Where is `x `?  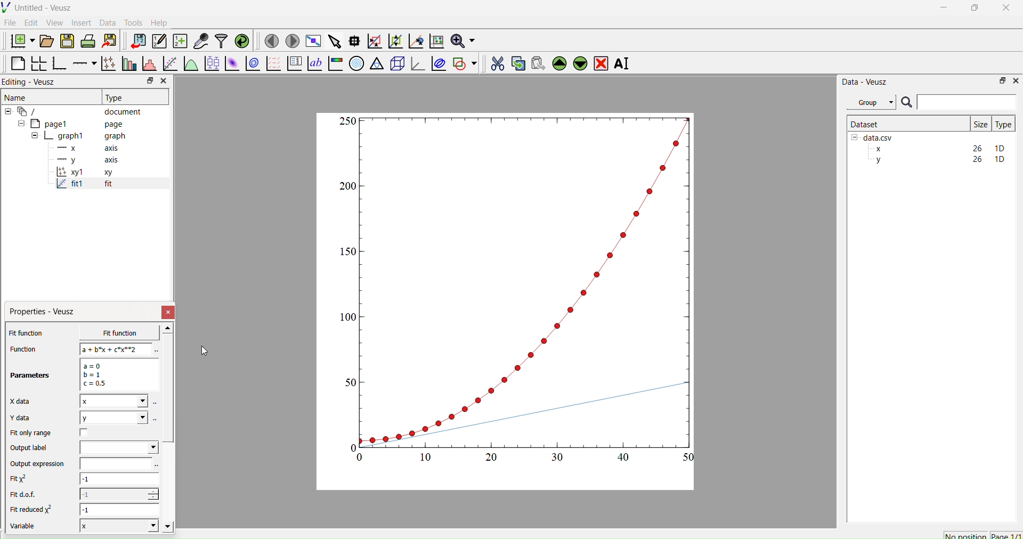 x  is located at coordinates (113, 401).